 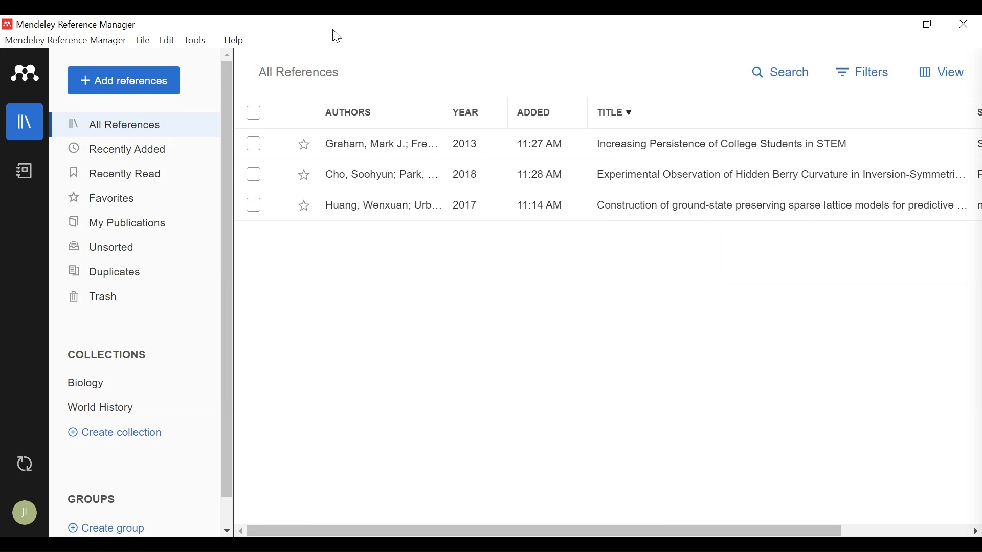 I want to click on Create group, so click(x=113, y=528).